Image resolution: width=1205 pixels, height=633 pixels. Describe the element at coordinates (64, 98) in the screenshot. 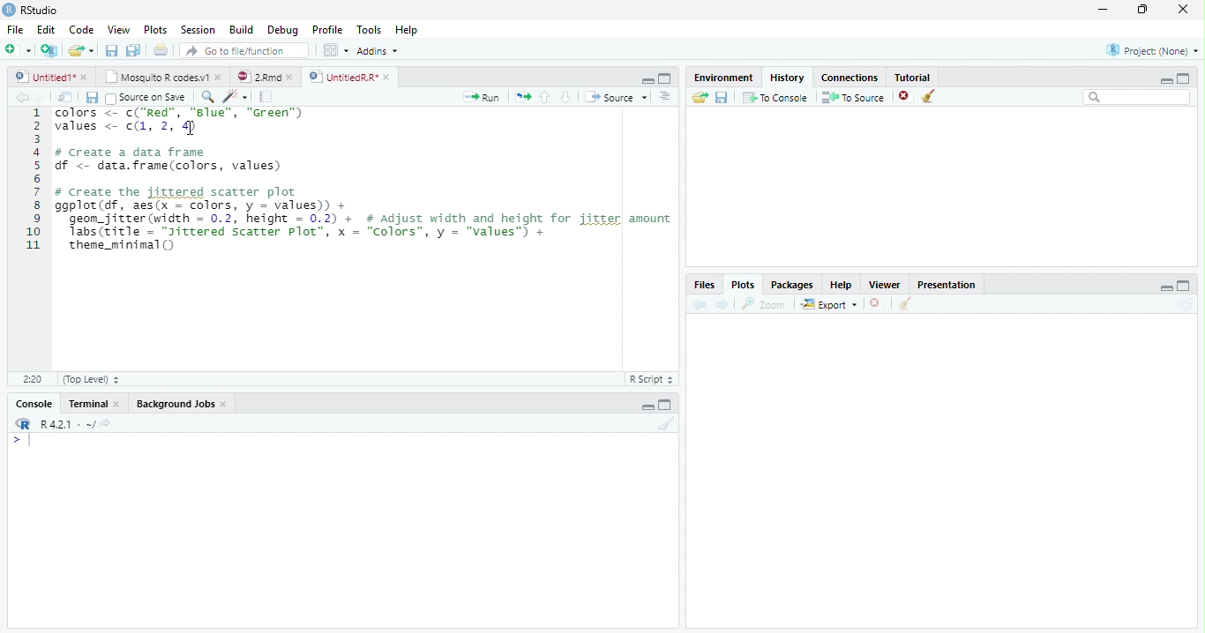

I see `Show in new window` at that location.